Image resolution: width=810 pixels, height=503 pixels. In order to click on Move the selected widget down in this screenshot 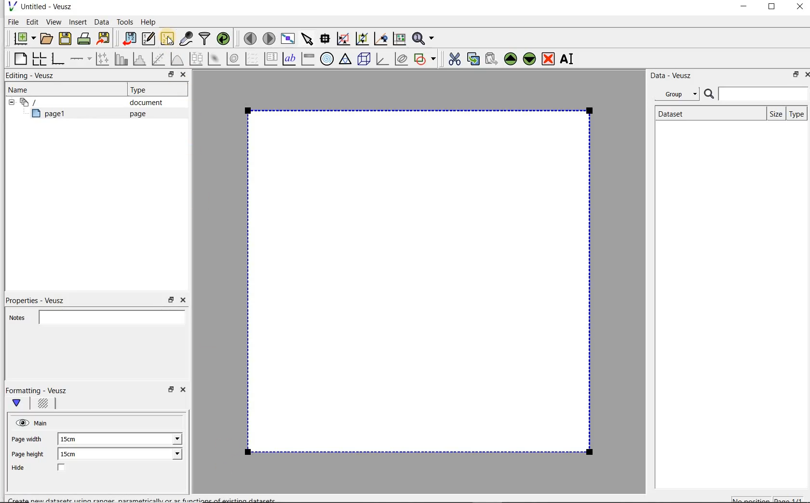, I will do `click(530, 58)`.